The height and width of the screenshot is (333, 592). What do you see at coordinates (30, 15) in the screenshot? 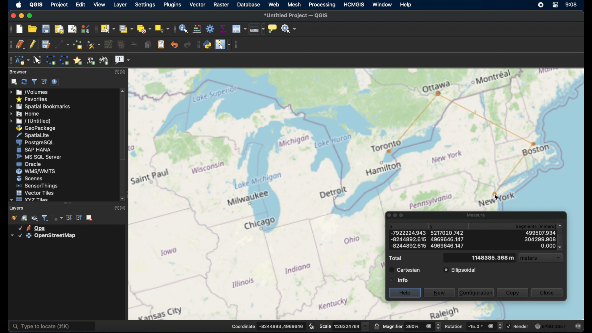
I see `maximize` at bounding box center [30, 15].